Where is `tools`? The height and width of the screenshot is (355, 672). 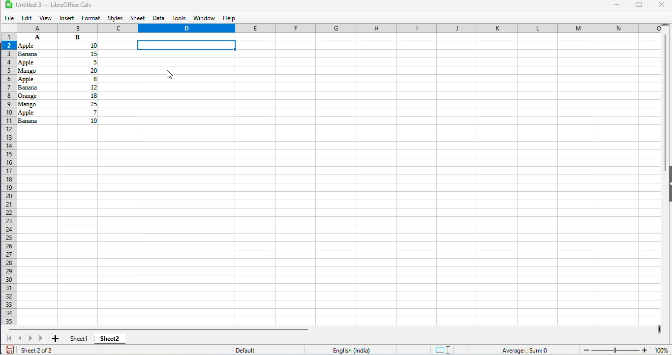 tools is located at coordinates (179, 18).